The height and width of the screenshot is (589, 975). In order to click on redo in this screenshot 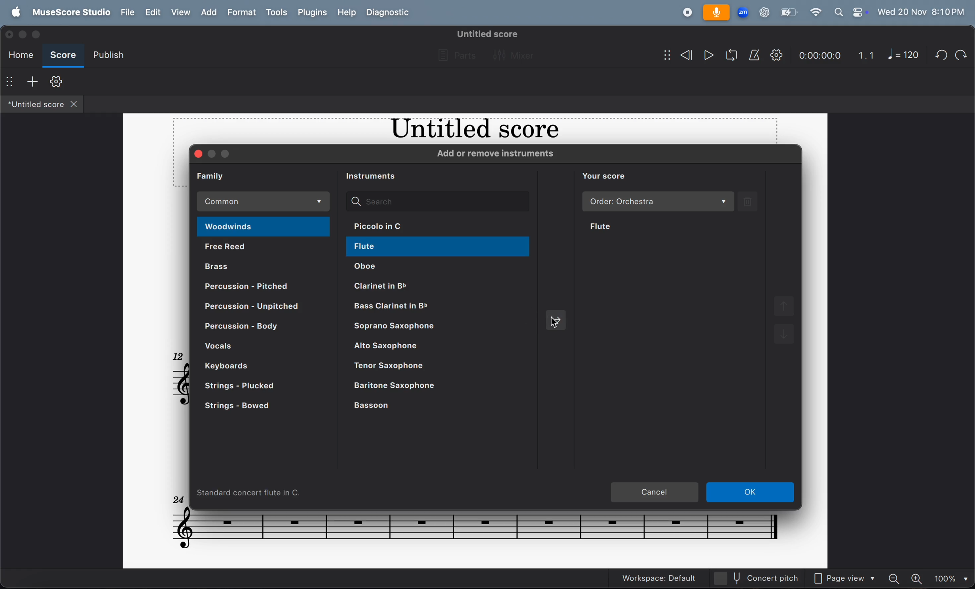, I will do `click(964, 57)`.